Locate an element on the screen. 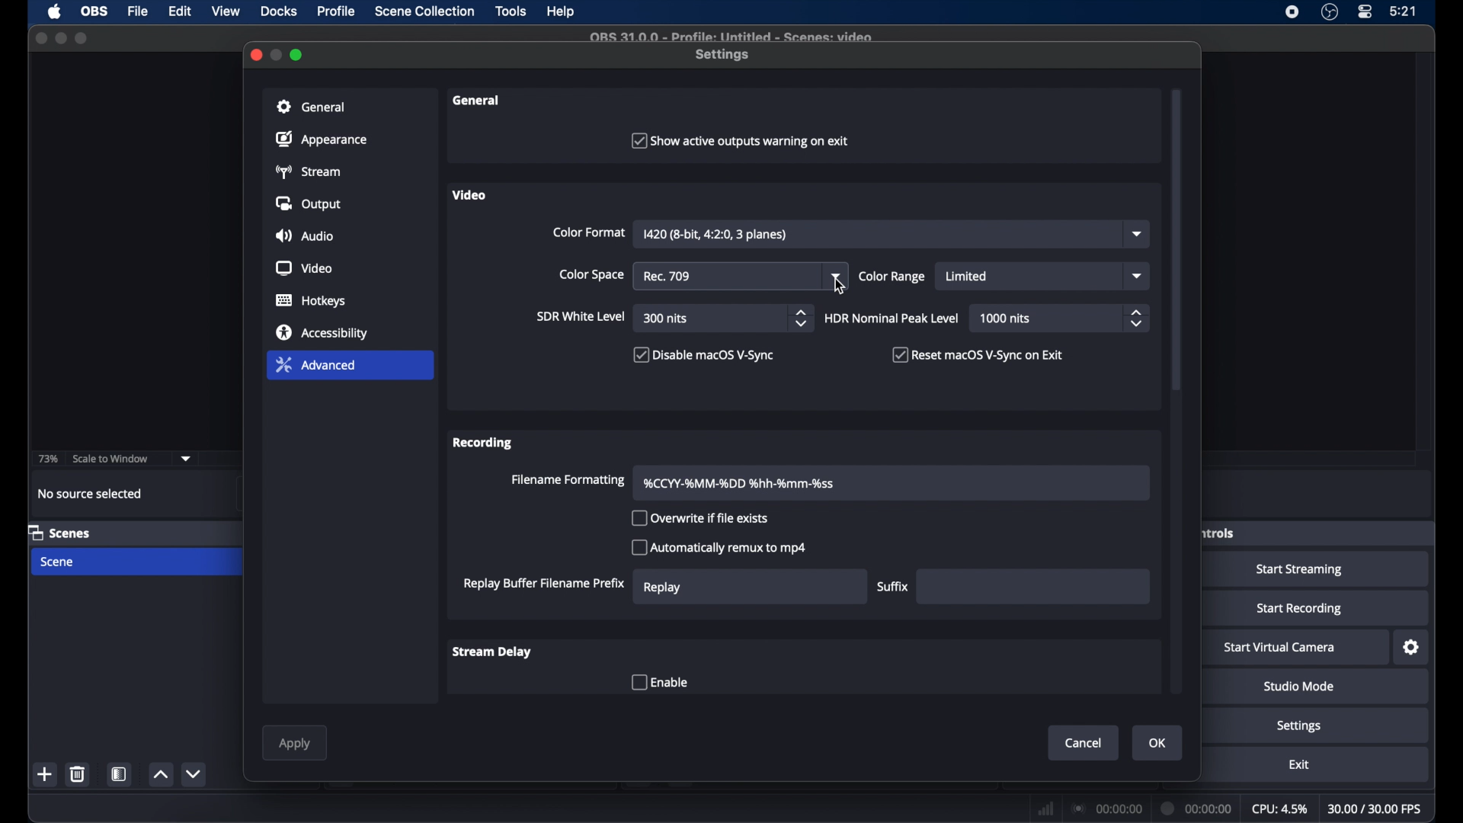  stepper buttons is located at coordinates (802, 318).